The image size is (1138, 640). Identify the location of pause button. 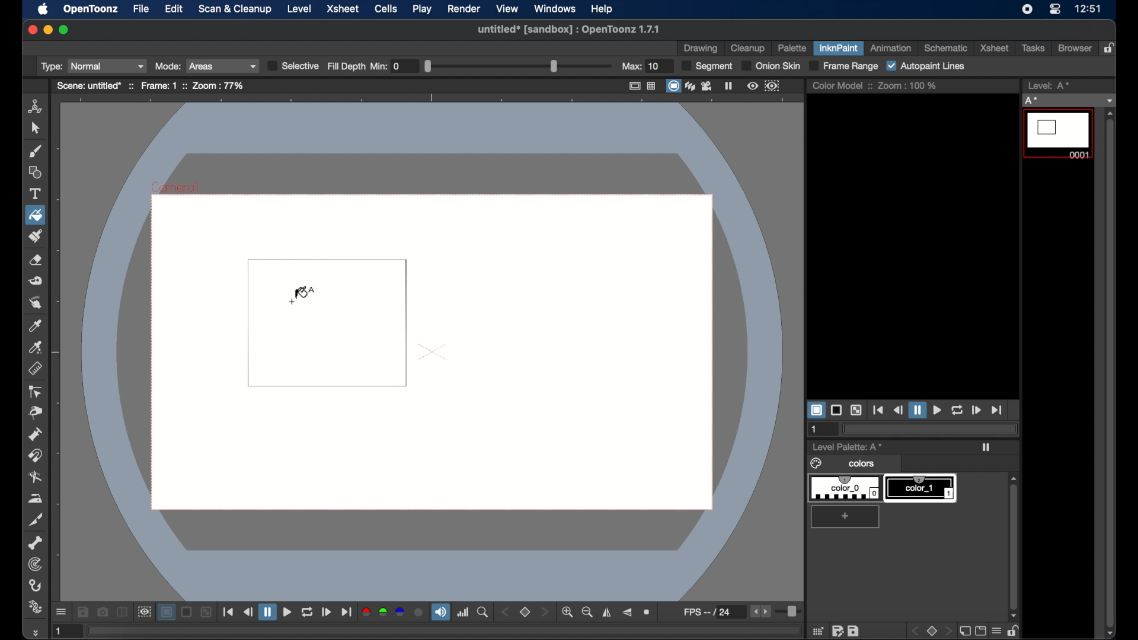
(917, 409).